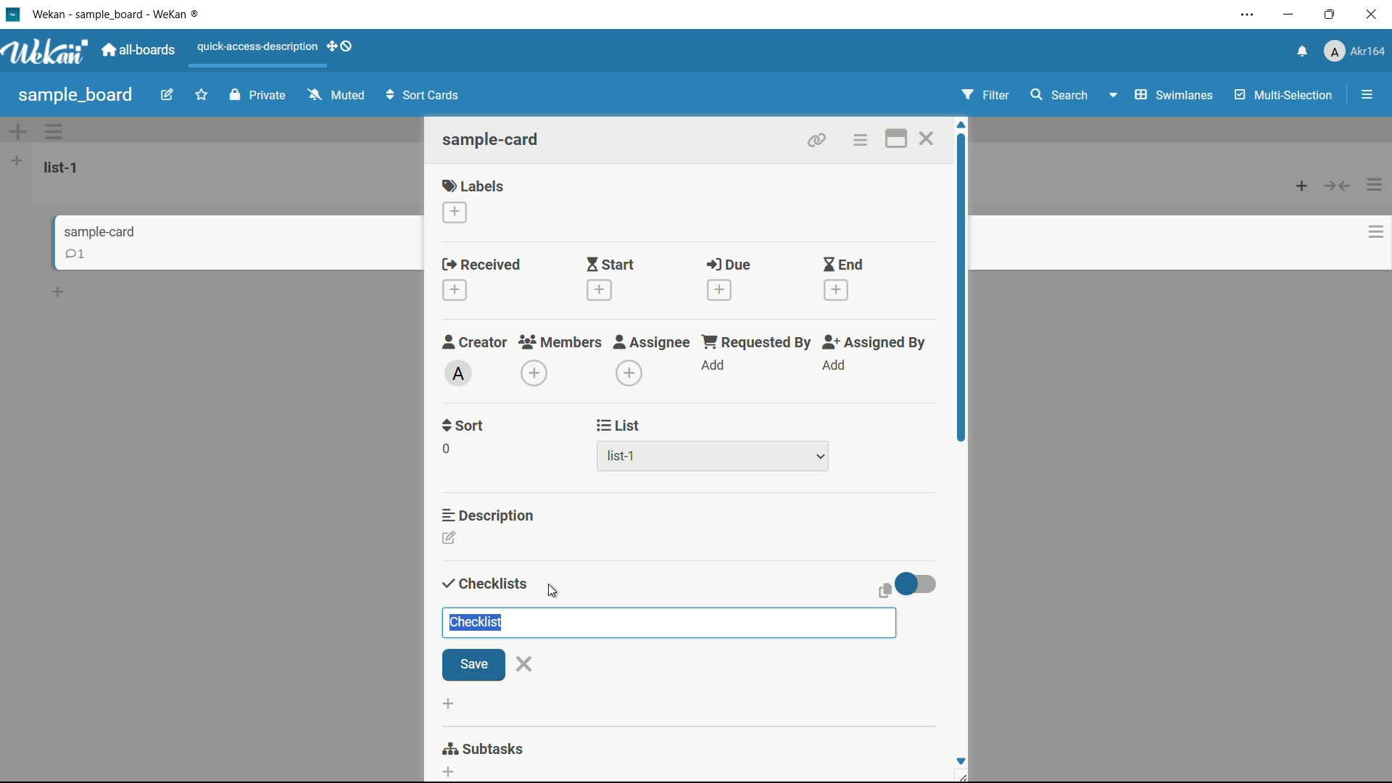 This screenshot has width=1392, height=783. Describe the element at coordinates (621, 427) in the screenshot. I see `list` at that location.